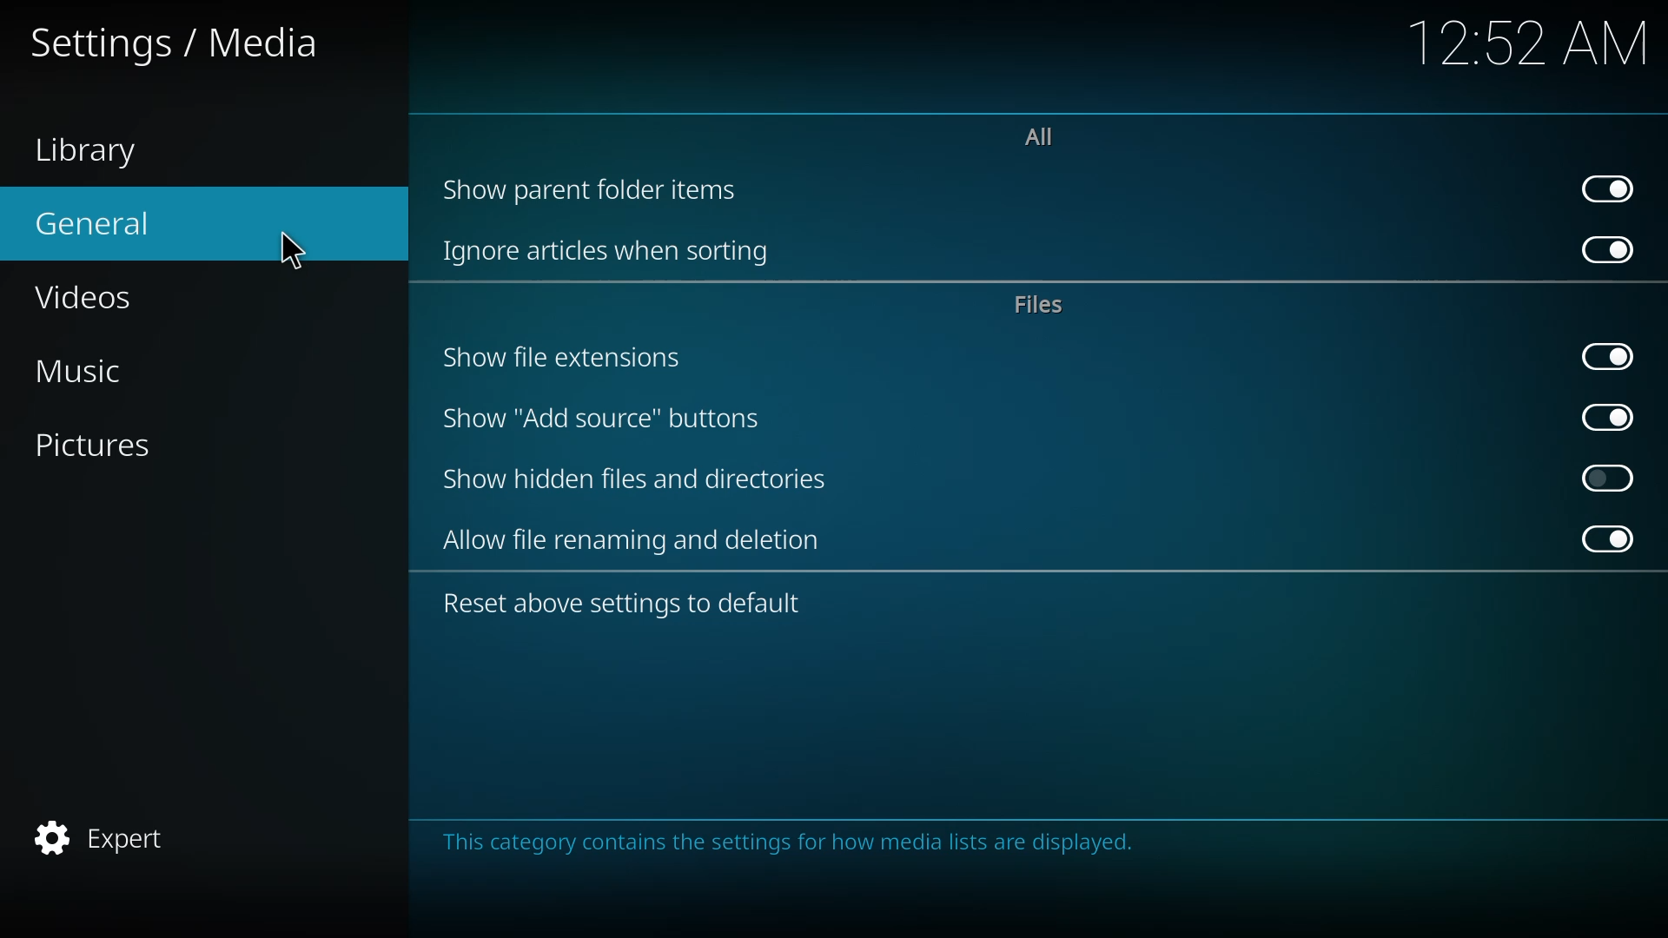 This screenshot has height=938, width=1668. I want to click on all, so click(1045, 138).